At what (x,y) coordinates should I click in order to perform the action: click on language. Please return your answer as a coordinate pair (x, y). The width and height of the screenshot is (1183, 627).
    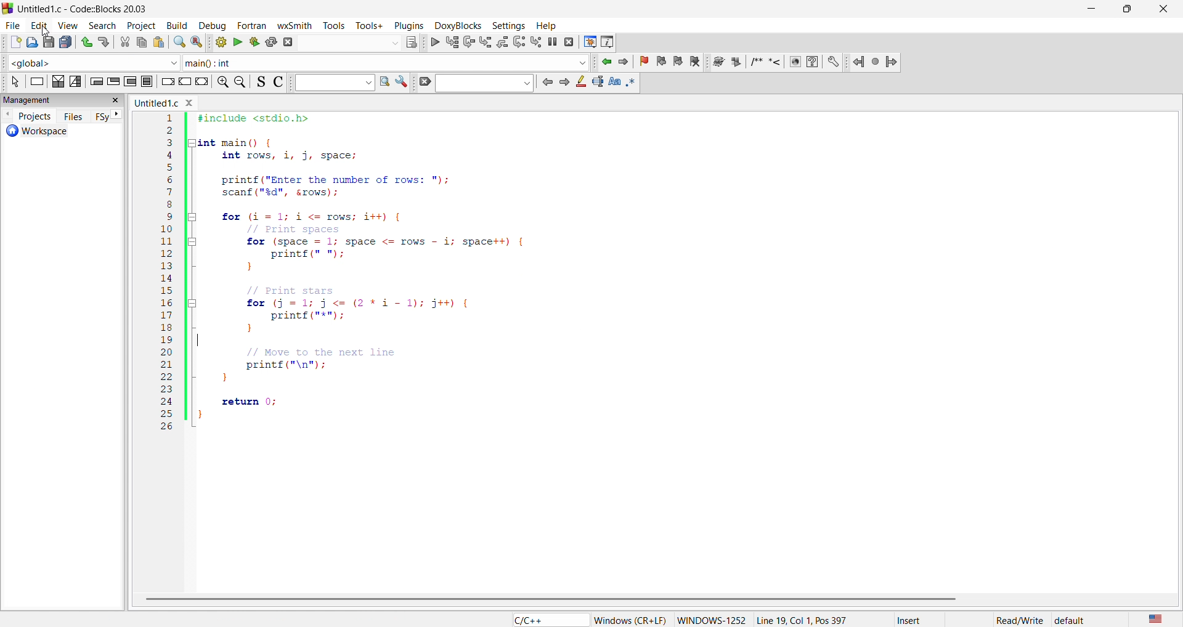
    Looking at the image, I should click on (1153, 618).